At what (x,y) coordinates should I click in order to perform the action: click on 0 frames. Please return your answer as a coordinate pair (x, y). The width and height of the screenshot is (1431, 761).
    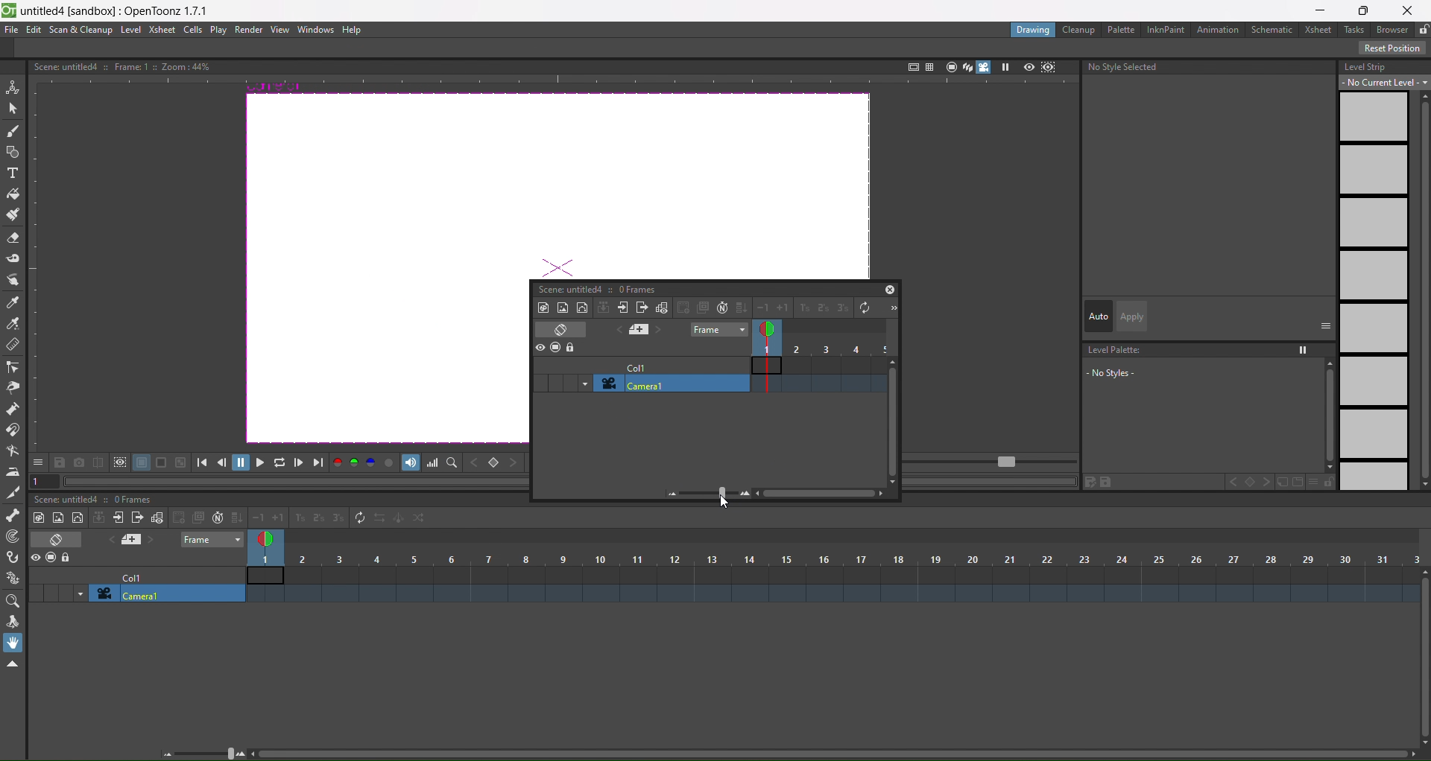
    Looking at the image, I should click on (636, 289).